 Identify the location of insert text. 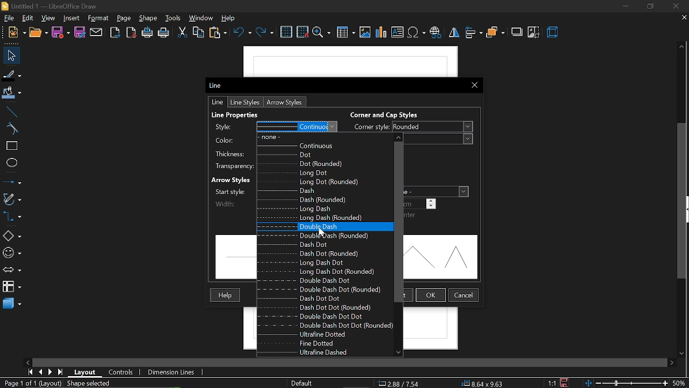
(397, 32).